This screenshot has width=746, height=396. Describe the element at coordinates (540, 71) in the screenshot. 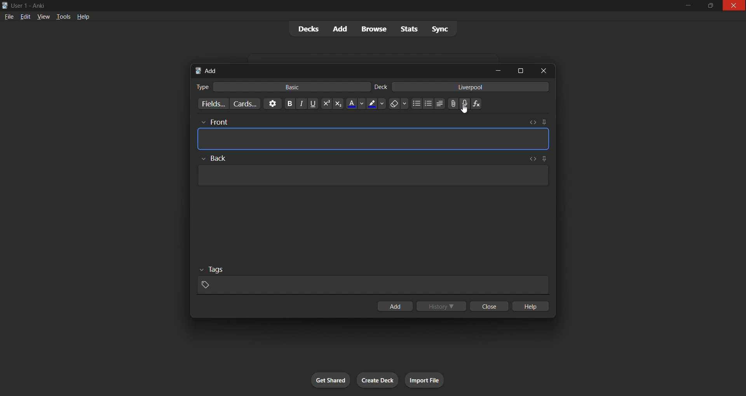

I see `close` at that location.